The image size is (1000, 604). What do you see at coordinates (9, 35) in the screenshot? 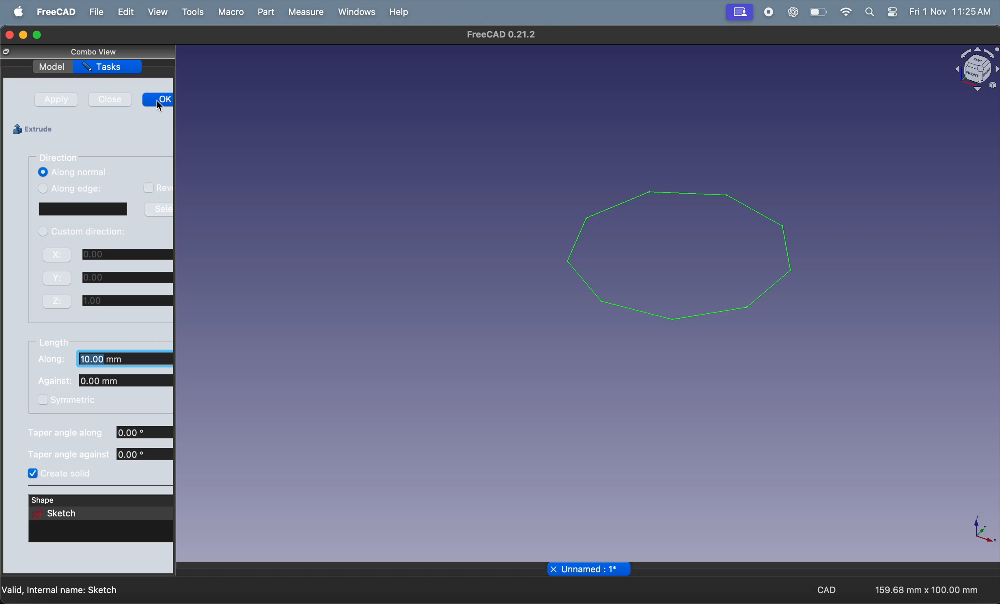
I see `closing window` at bounding box center [9, 35].